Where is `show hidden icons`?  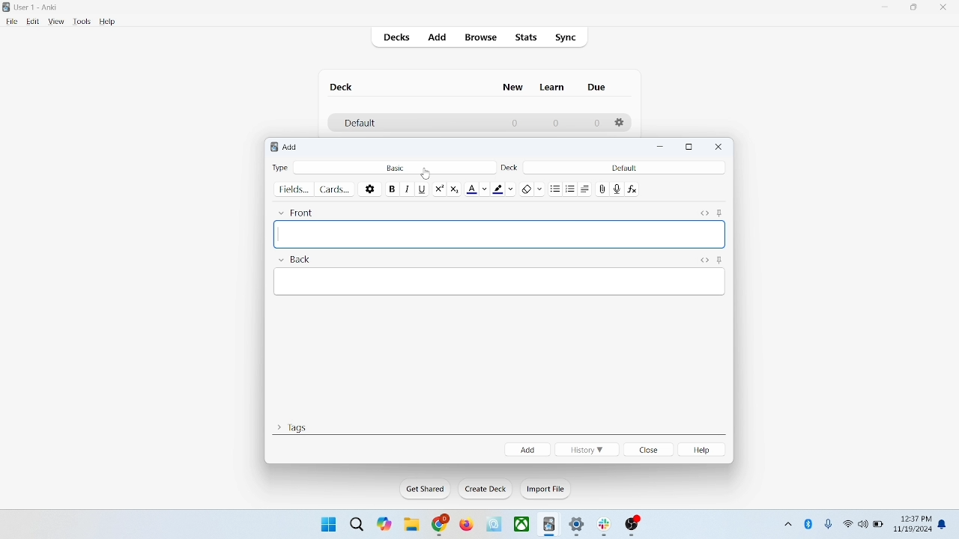 show hidden icons is located at coordinates (787, 522).